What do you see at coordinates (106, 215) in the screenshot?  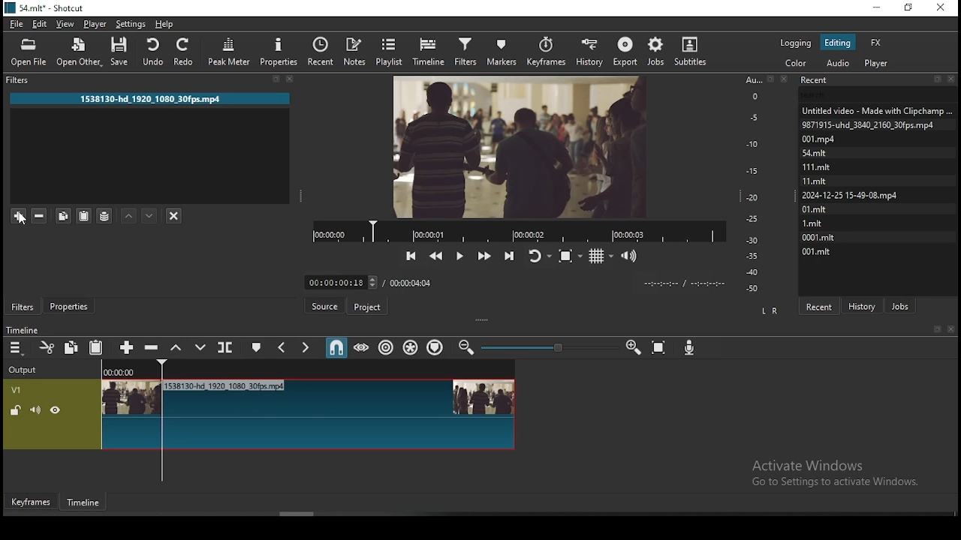 I see `save filter sets` at bounding box center [106, 215].